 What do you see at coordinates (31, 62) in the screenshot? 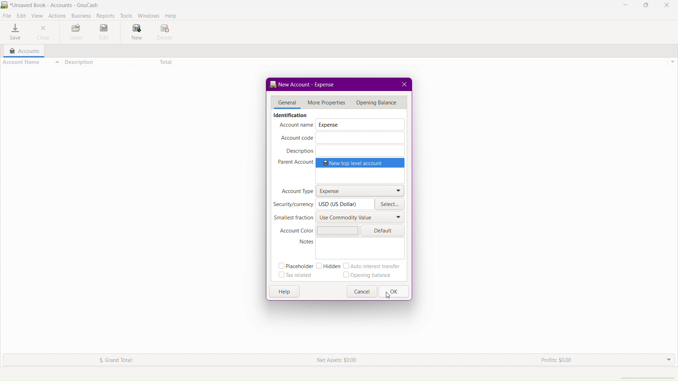
I see `Account Name` at bounding box center [31, 62].